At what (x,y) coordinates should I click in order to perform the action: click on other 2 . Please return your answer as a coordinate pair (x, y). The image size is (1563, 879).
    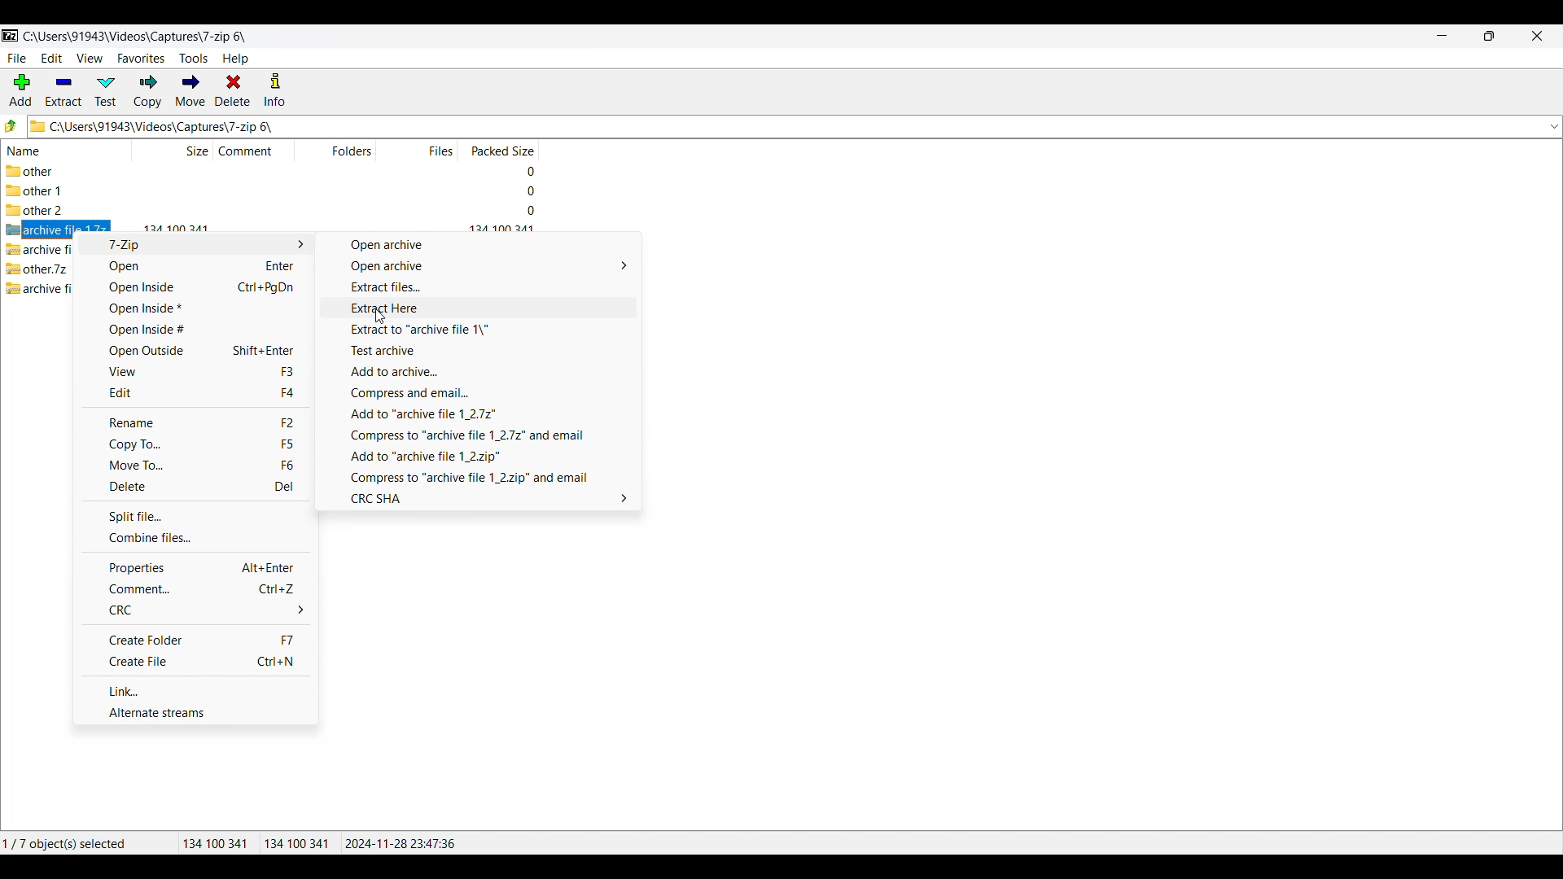
    Looking at the image, I should click on (35, 212).